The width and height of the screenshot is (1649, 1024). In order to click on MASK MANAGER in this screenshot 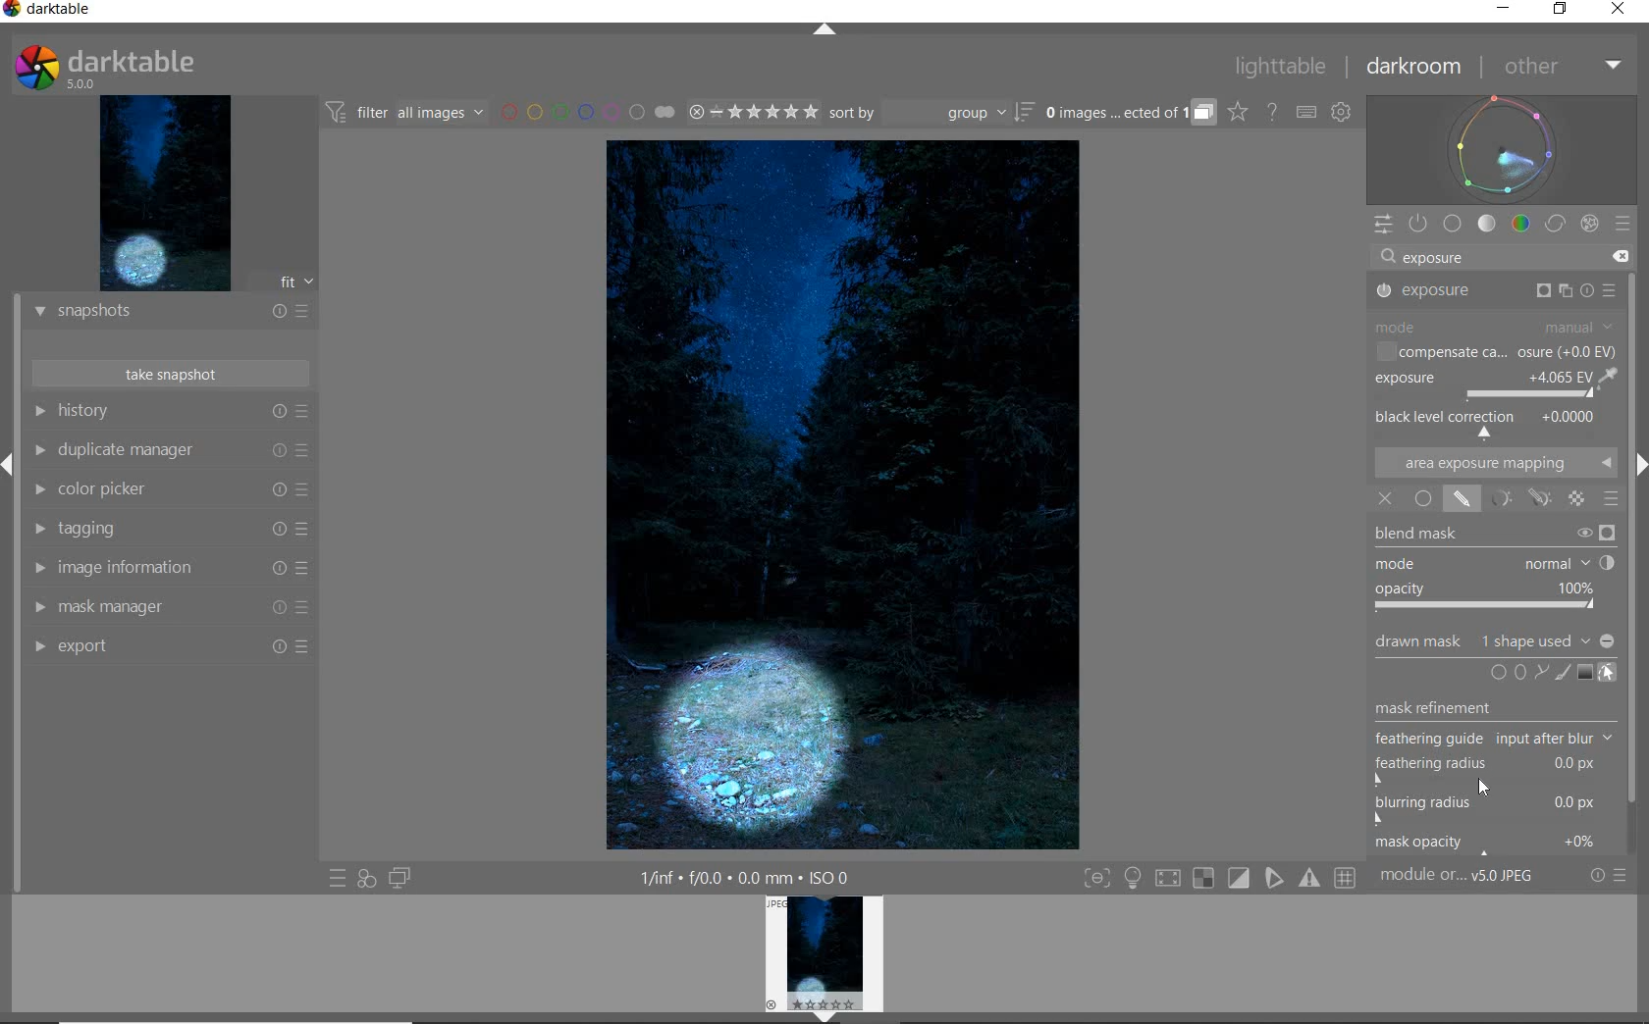, I will do `click(168, 608)`.